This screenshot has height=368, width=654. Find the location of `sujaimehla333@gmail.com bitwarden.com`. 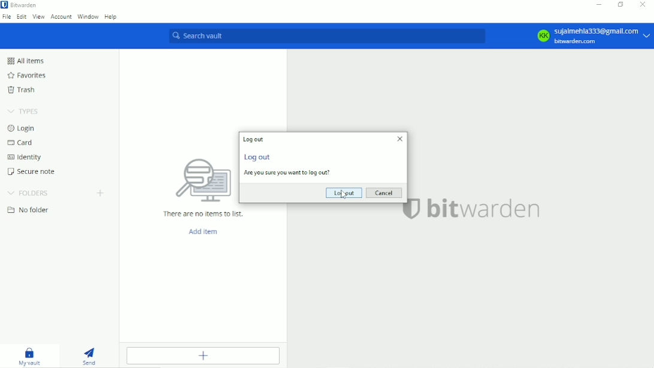

sujaimehla333@gmail.com bitwarden.com is located at coordinates (604, 36).